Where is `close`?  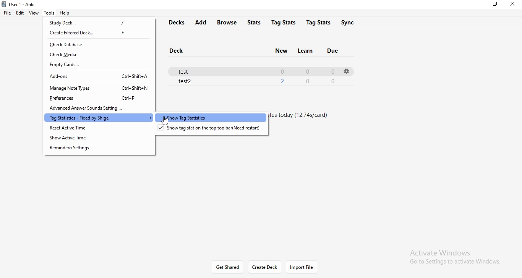 close is located at coordinates (513, 4).